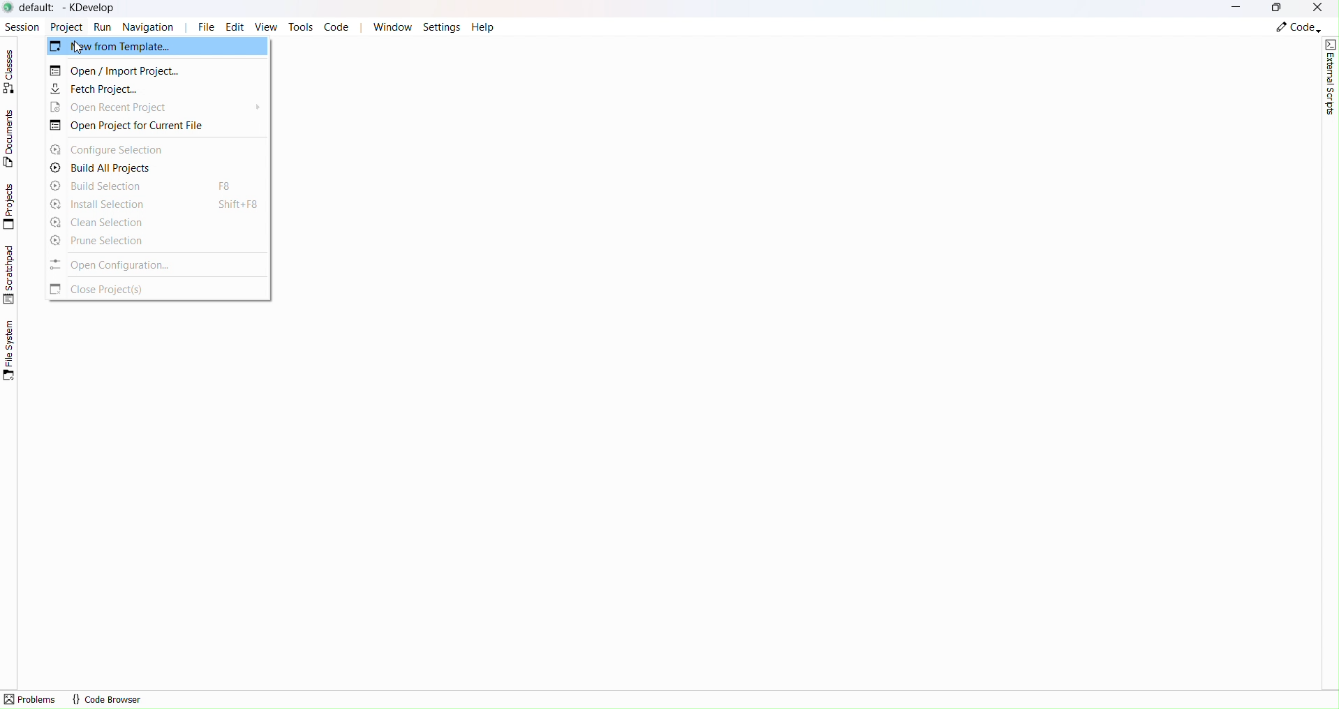 This screenshot has width=1339, height=709. I want to click on Projects, so click(12, 207).